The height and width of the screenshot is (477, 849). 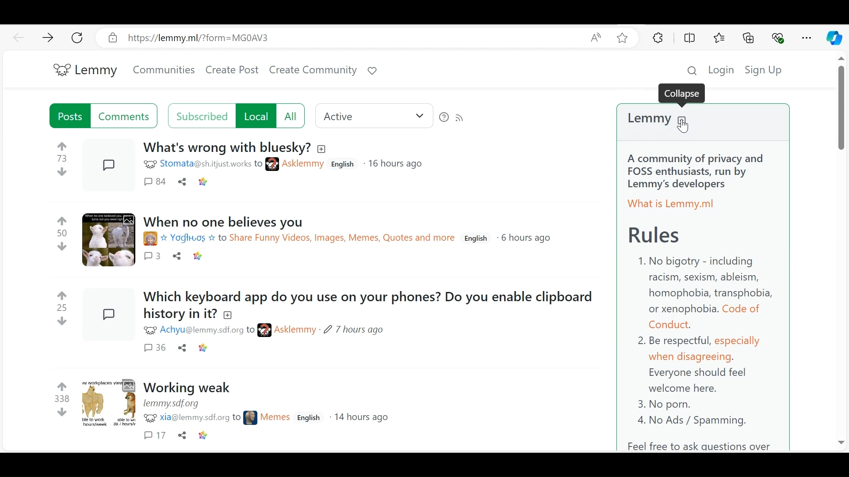 I want to click on Search, so click(x=690, y=69).